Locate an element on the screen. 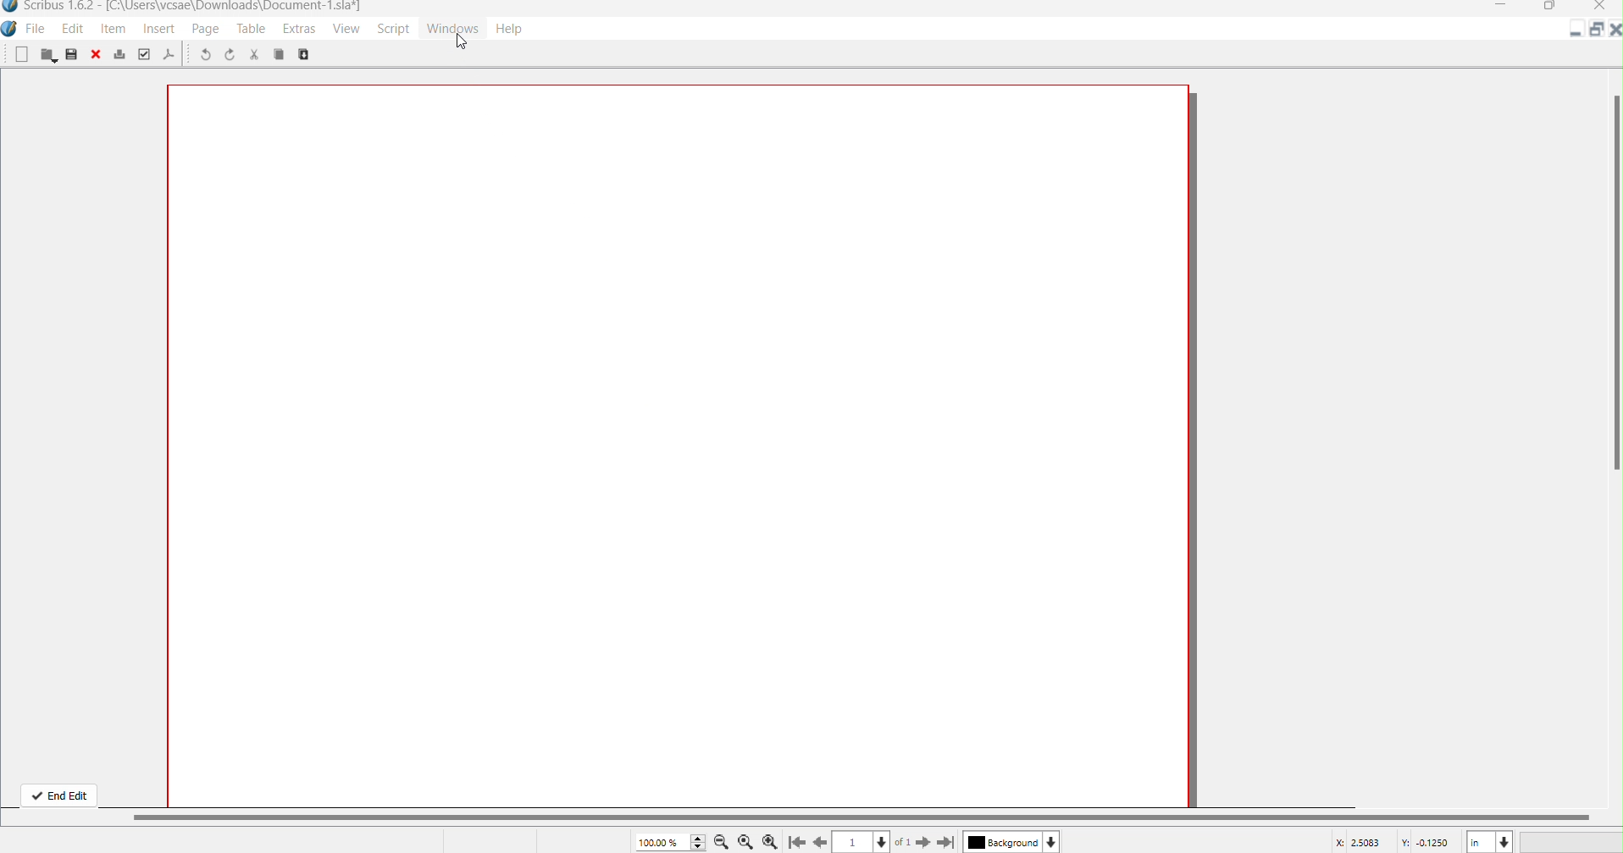 Image resolution: width=1623 pixels, height=853 pixels.  is located at coordinates (47, 55).